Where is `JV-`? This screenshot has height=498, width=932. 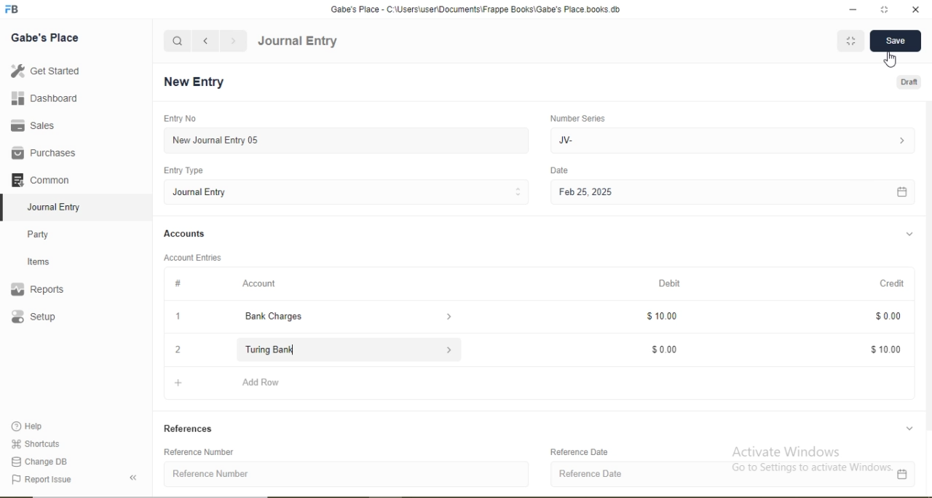 JV- is located at coordinates (730, 139).